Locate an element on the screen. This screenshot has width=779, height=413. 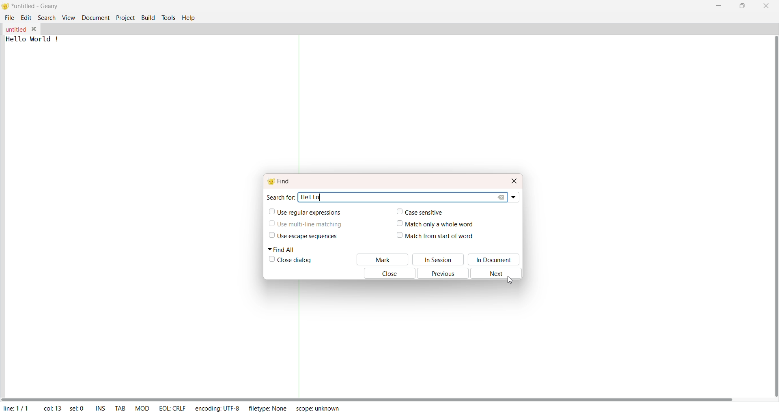
Horizontal Scroll Bar is located at coordinates (373, 396).